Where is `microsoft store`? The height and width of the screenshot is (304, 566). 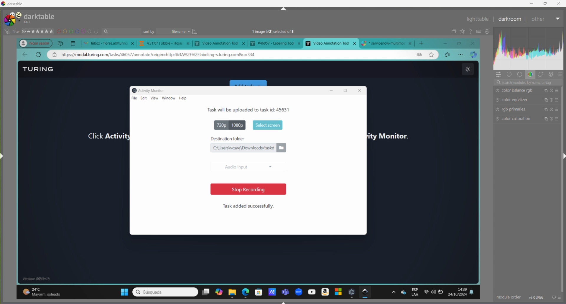
microsoft store is located at coordinates (259, 291).